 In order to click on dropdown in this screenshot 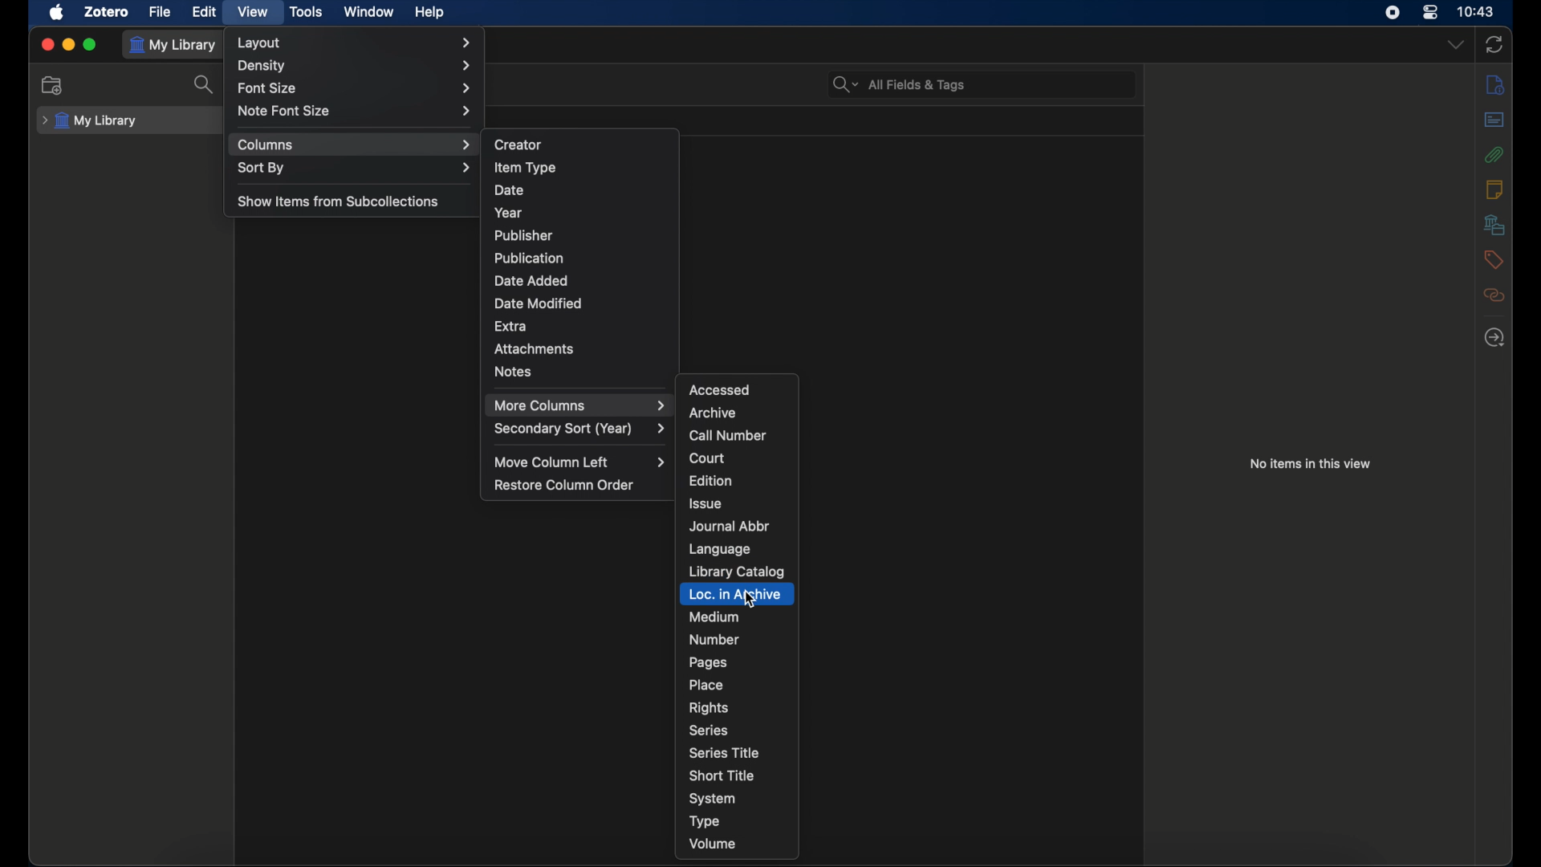, I will do `click(1456, 45)`.